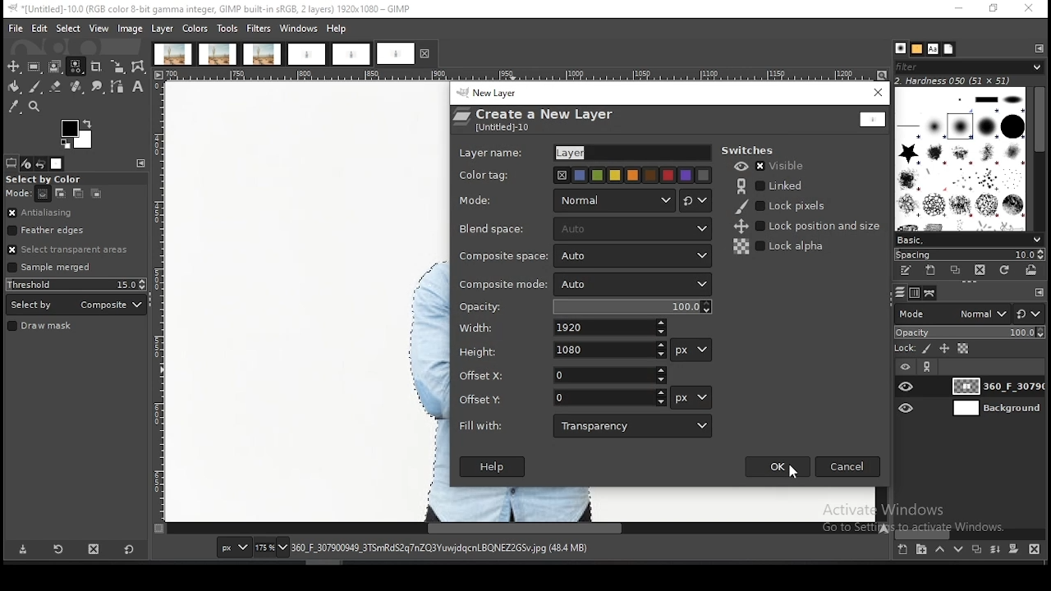 The width and height of the screenshot is (1051, 591). Describe the element at coordinates (56, 86) in the screenshot. I see `eraser tool` at that location.